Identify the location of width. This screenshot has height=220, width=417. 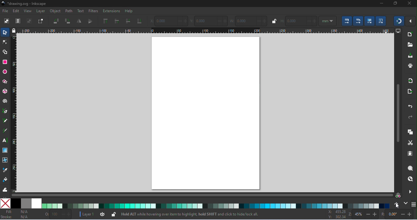
(248, 20).